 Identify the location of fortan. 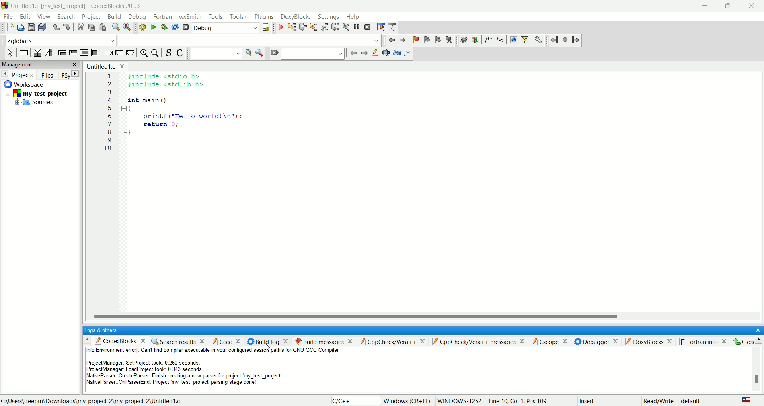
(164, 17).